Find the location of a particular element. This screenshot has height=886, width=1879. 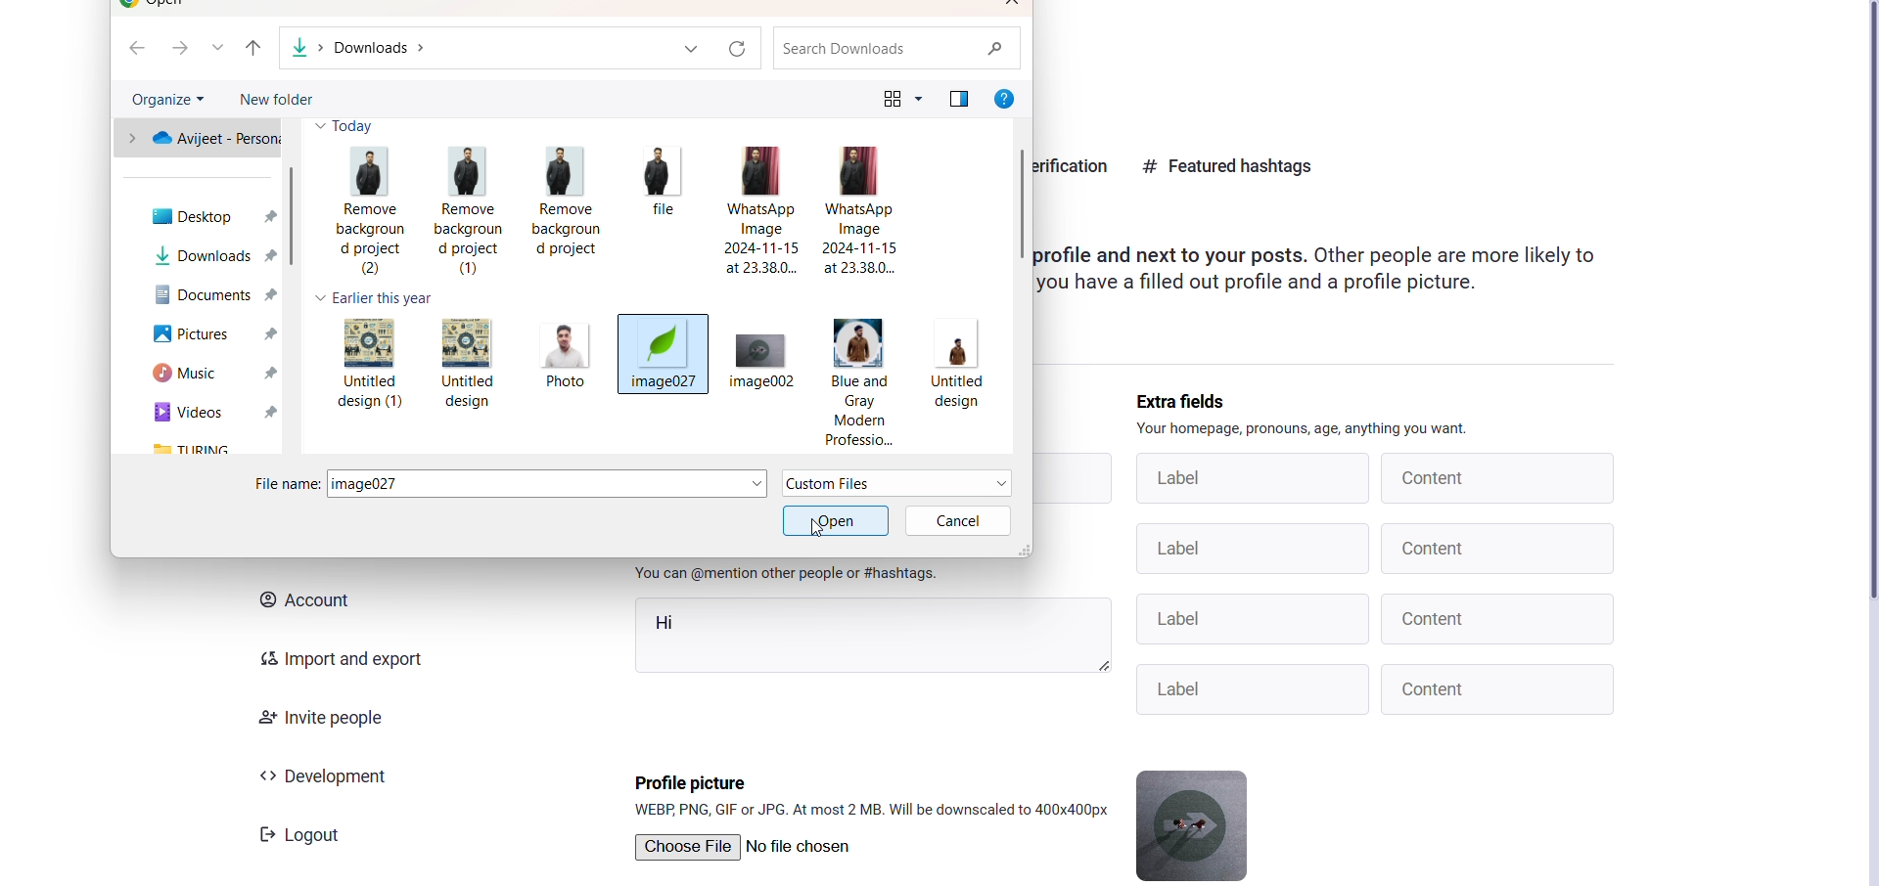

previous is located at coordinates (253, 48).